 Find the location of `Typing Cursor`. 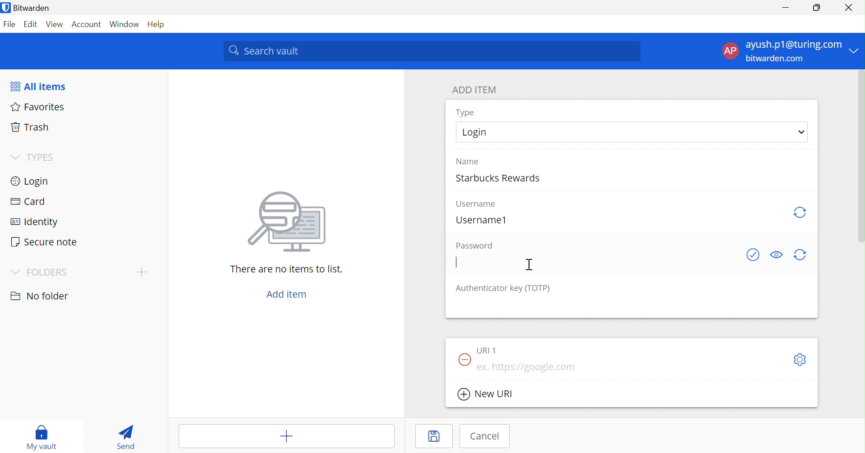

Typing Cursor is located at coordinates (456, 262).